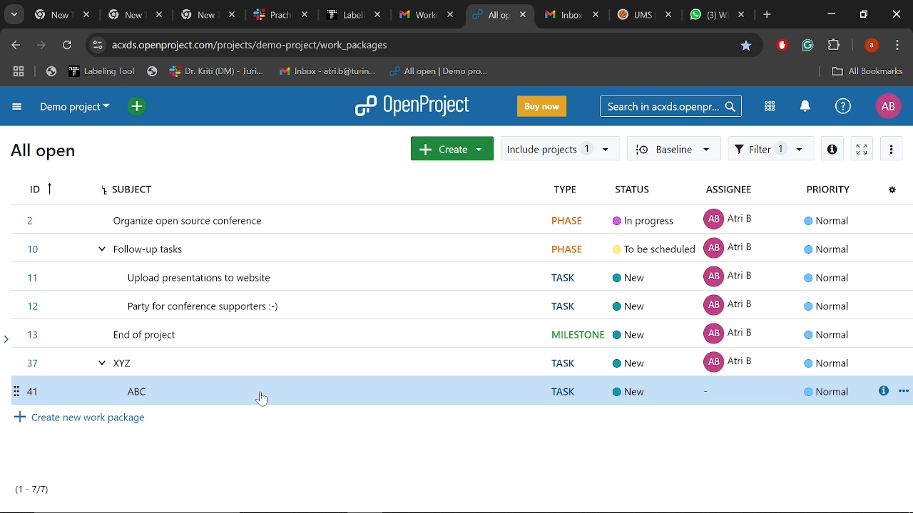  What do you see at coordinates (867, 72) in the screenshot?
I see `All bookmarks` at bounding box center [867, 72].